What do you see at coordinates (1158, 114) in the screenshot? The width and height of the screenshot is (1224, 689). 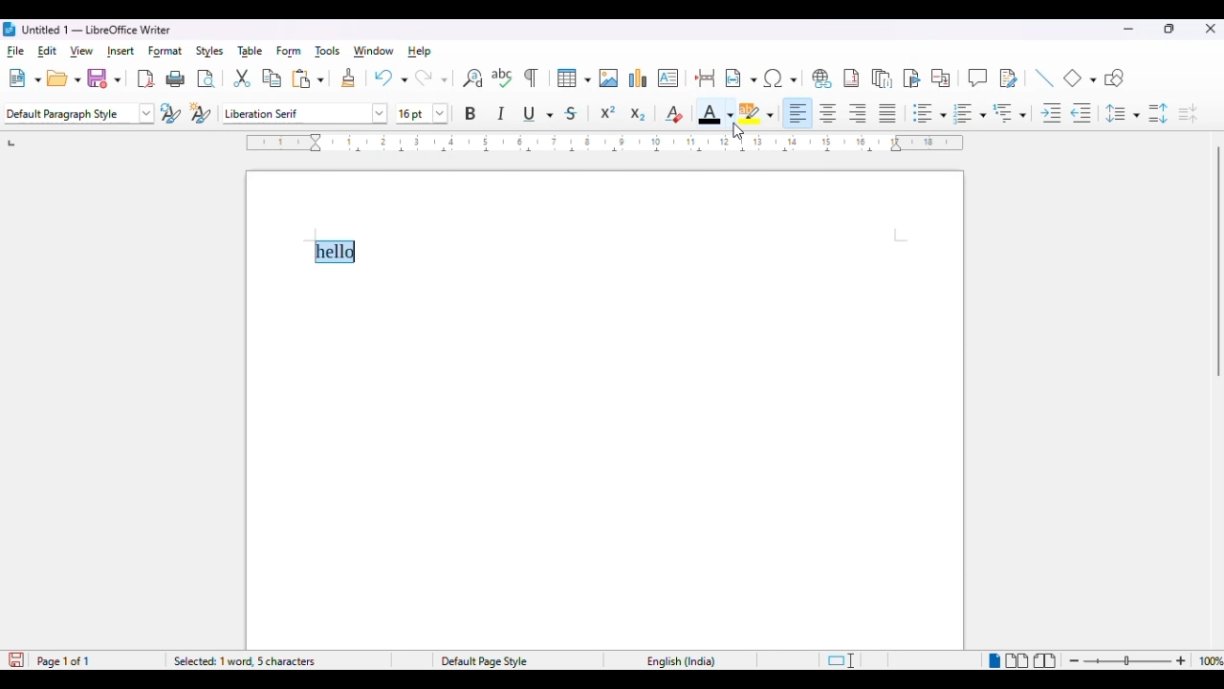 I see `increase paragraph spacing` at bounding box center [1158, 114].